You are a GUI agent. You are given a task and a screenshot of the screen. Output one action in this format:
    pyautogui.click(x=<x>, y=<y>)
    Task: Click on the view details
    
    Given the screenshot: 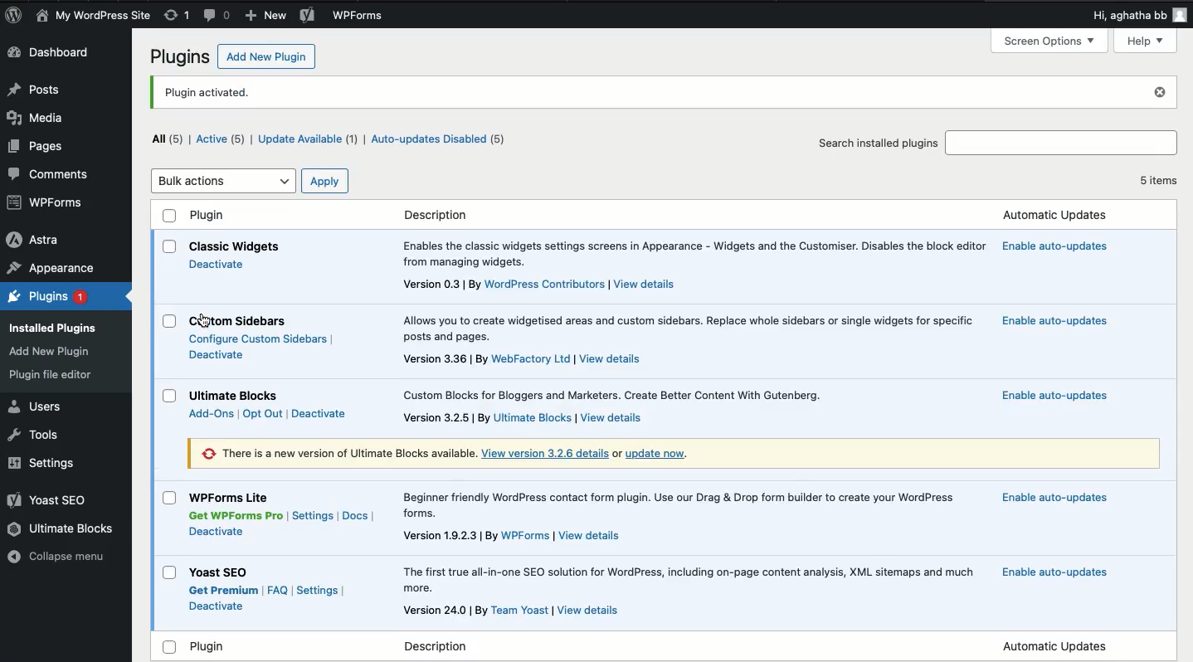 What is the action you would take?
    pyautogui.click(x=592, y=535)
    